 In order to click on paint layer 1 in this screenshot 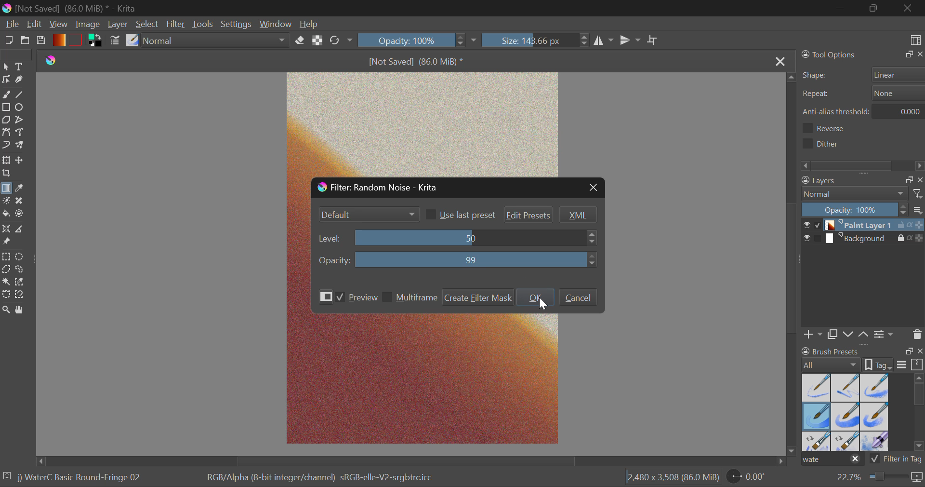, I will do `click(861, 225)`.